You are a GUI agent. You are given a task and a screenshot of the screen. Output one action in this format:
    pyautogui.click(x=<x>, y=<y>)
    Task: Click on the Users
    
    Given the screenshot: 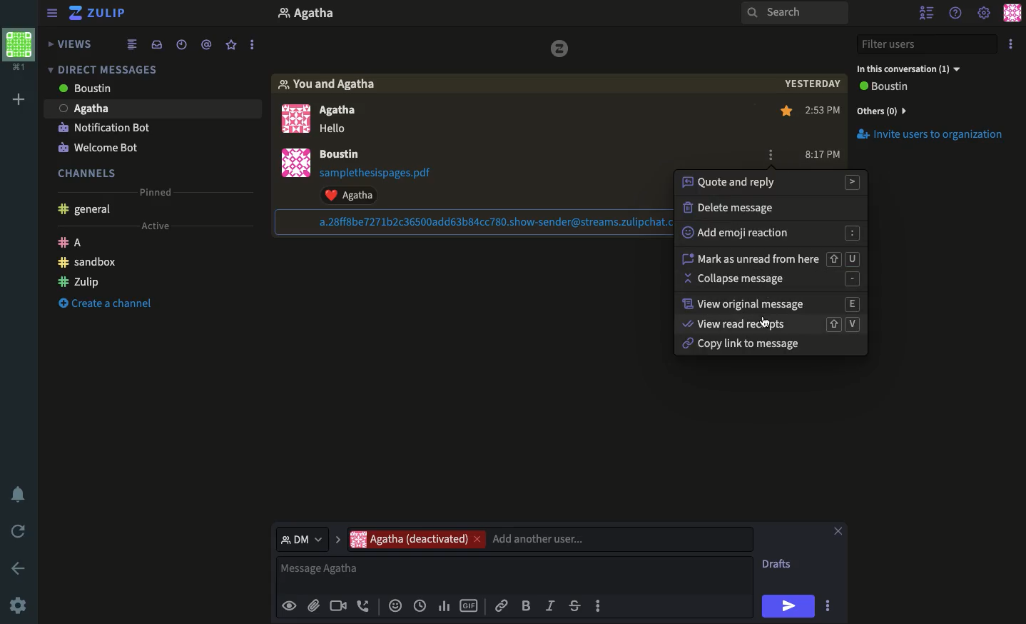 What is the action you would take?
    pyautogui.click(x=549, y=539)
    